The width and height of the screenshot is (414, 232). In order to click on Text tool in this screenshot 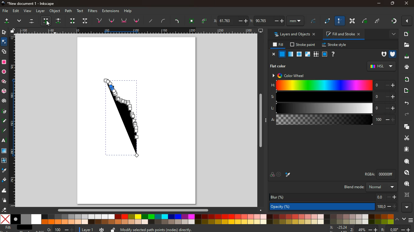, I will do `click(5, 140)`.